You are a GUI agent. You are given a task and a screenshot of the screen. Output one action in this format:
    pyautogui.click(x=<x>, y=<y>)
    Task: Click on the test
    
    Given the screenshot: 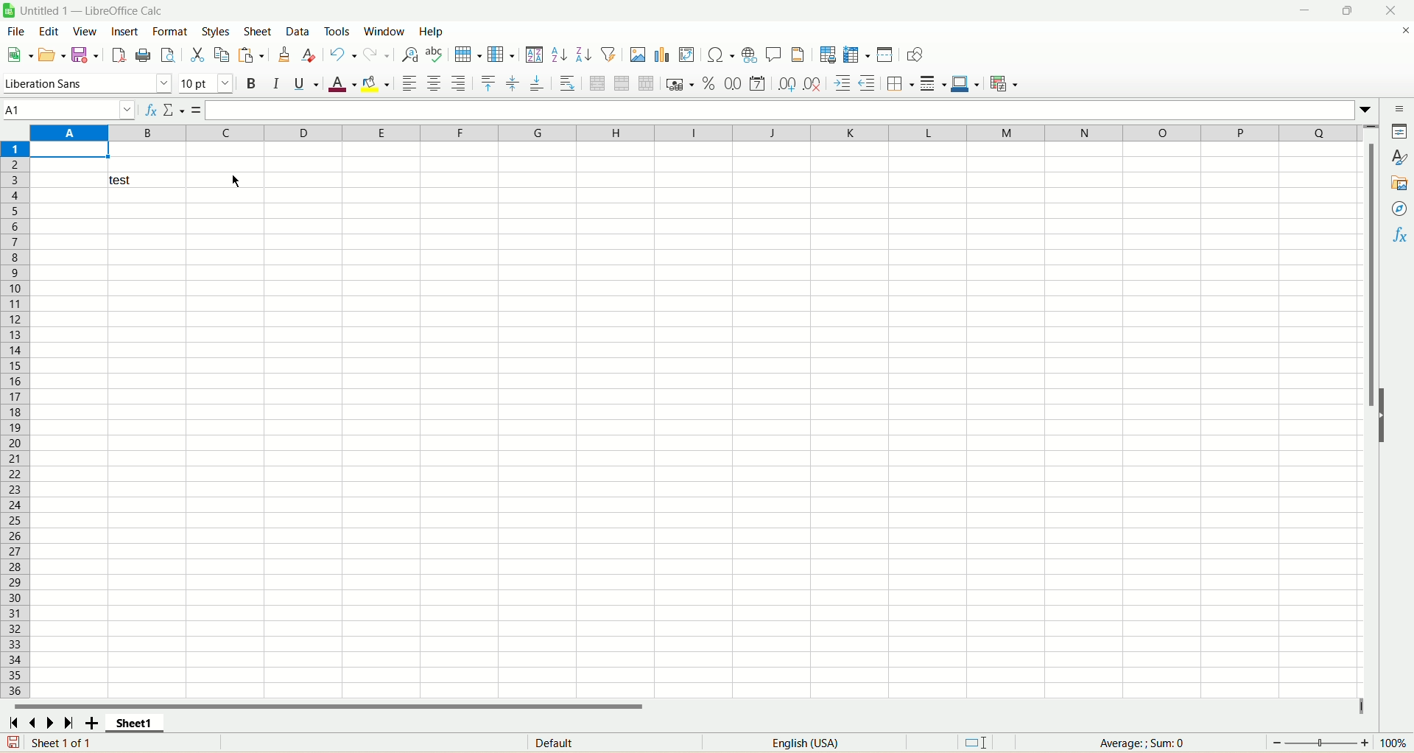 What is the action you would take?
    pyautogui.click(x=147, y=180)
    